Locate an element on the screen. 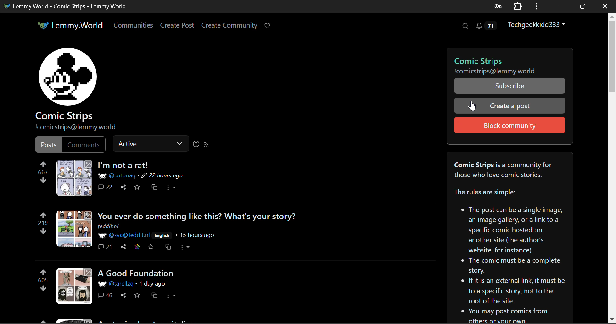 The width and height of the screenshot is (616, 324). Create Community is located at coordinates (229, 25).